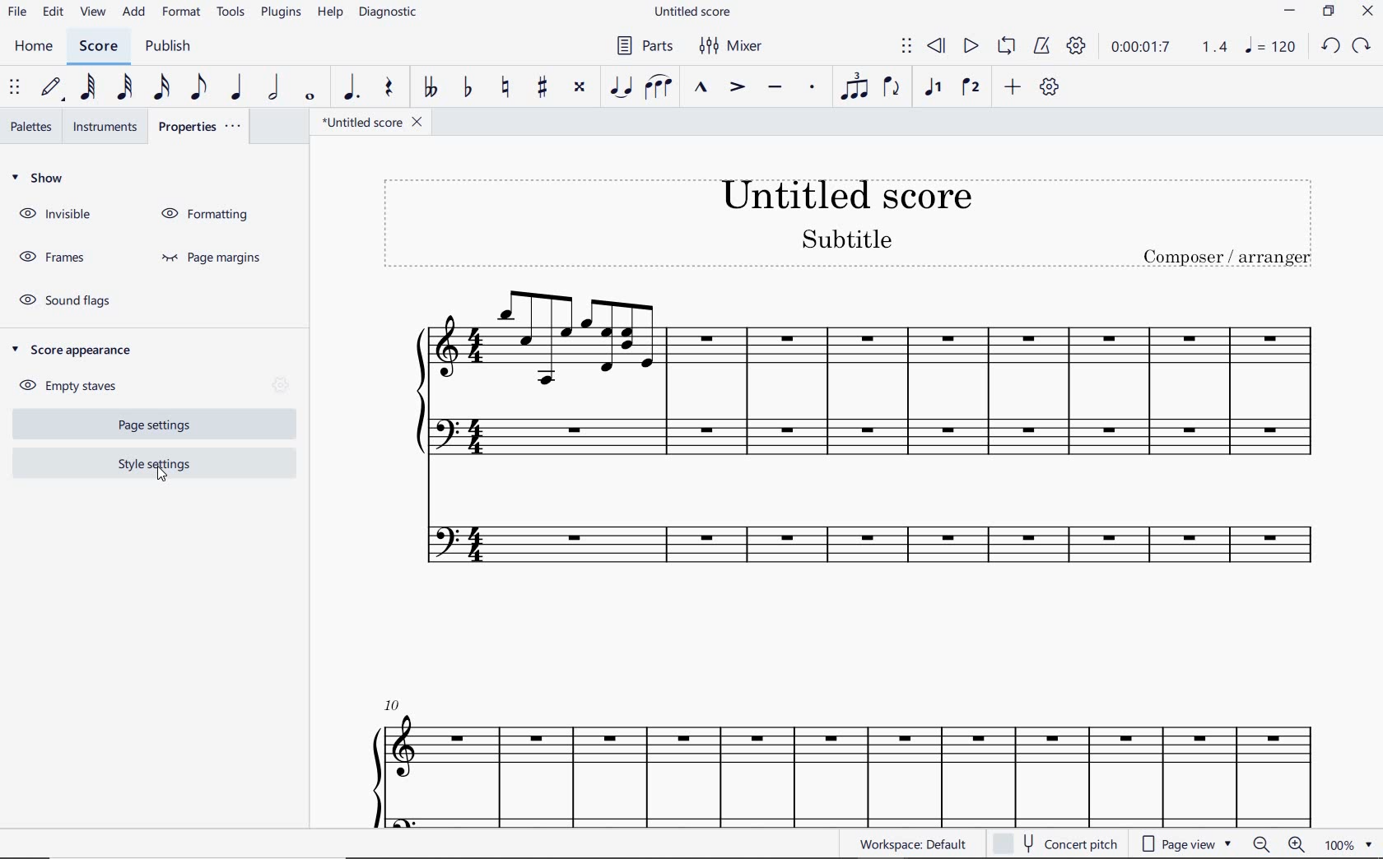 The height and width of the screenshot is (859, 1383). I want to click on LOOP PLAYBACK, so click(1006, 48).